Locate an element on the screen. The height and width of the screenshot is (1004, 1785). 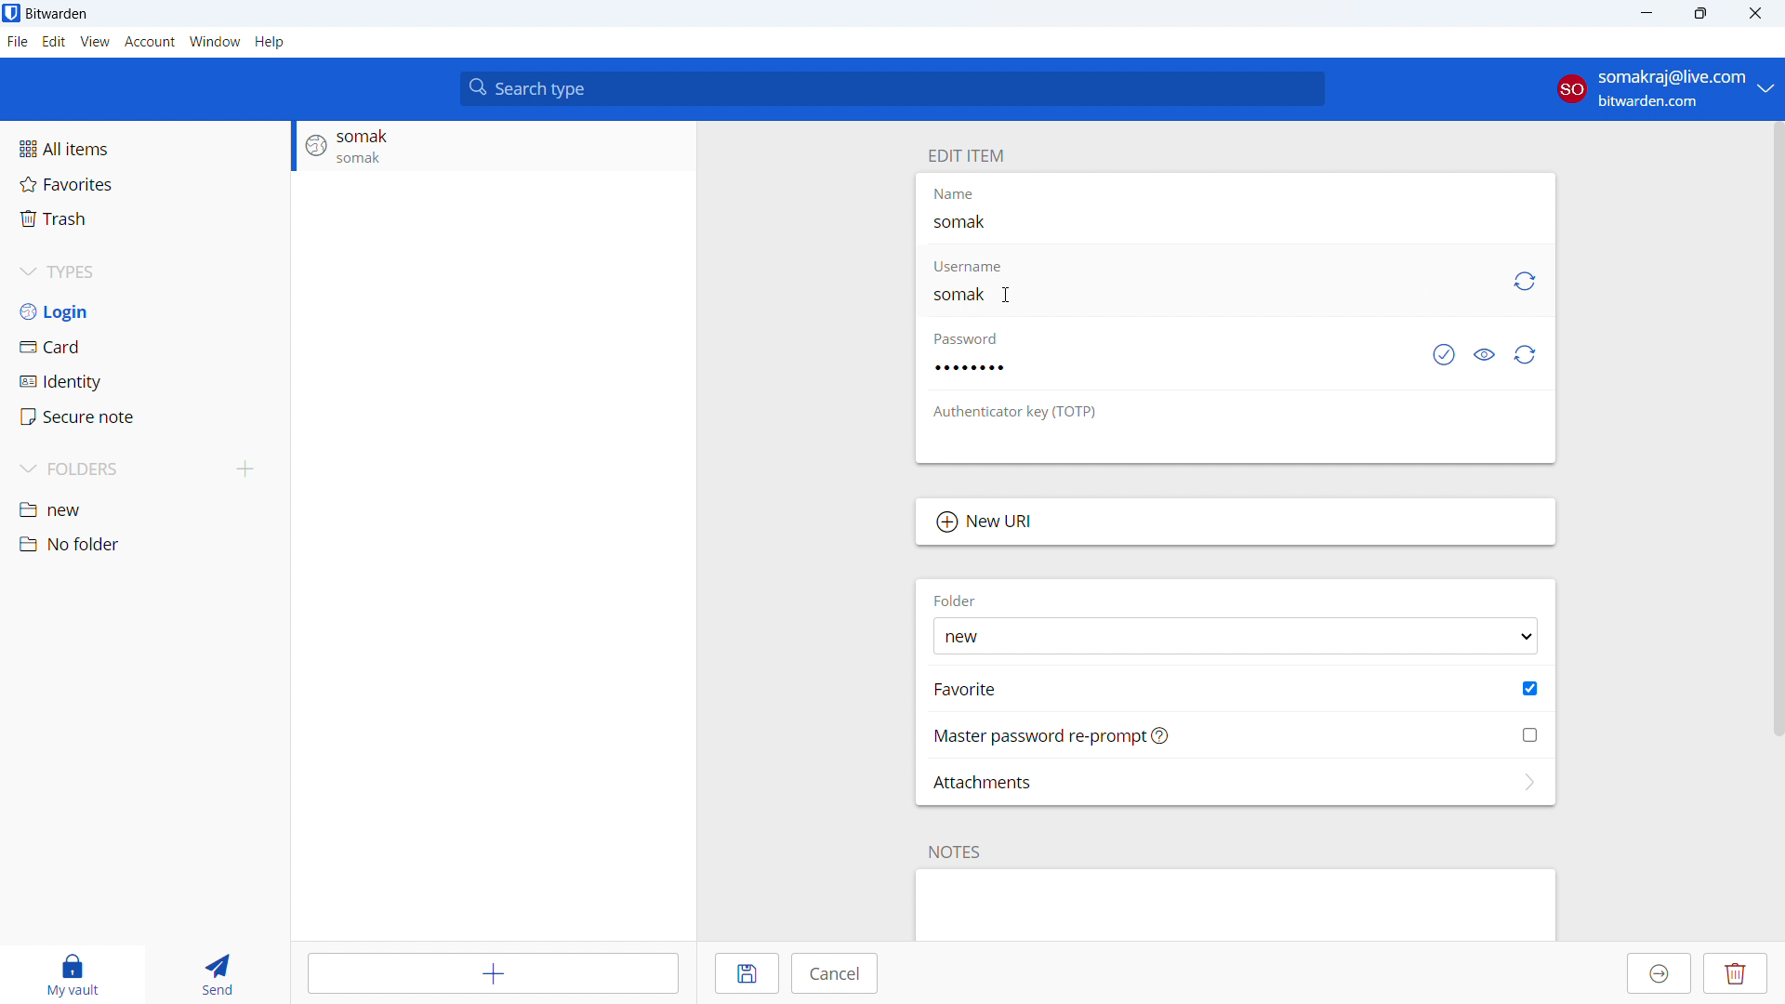
minimize is located at coordinates (1645, 14).